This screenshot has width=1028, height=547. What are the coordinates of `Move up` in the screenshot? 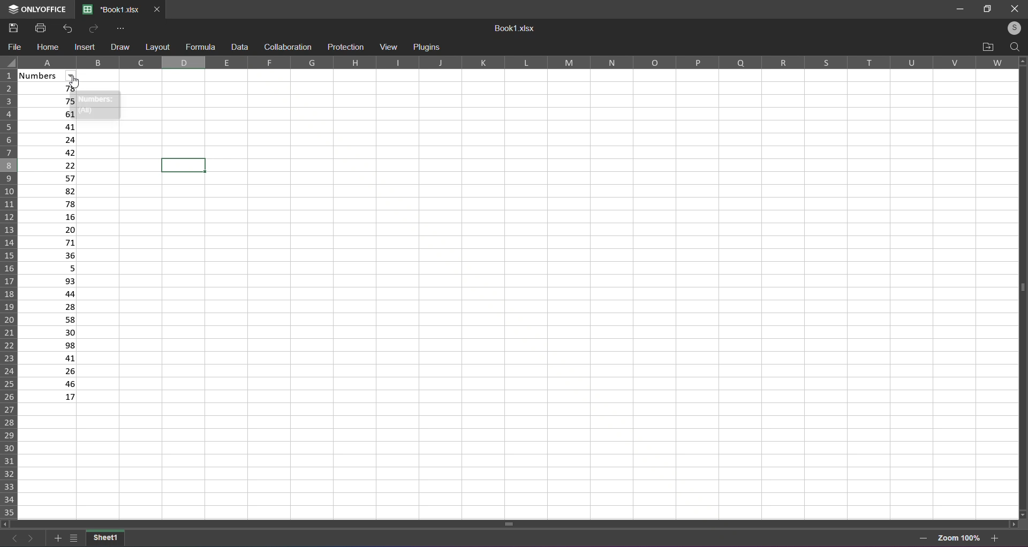 It's located at (1022, 61).